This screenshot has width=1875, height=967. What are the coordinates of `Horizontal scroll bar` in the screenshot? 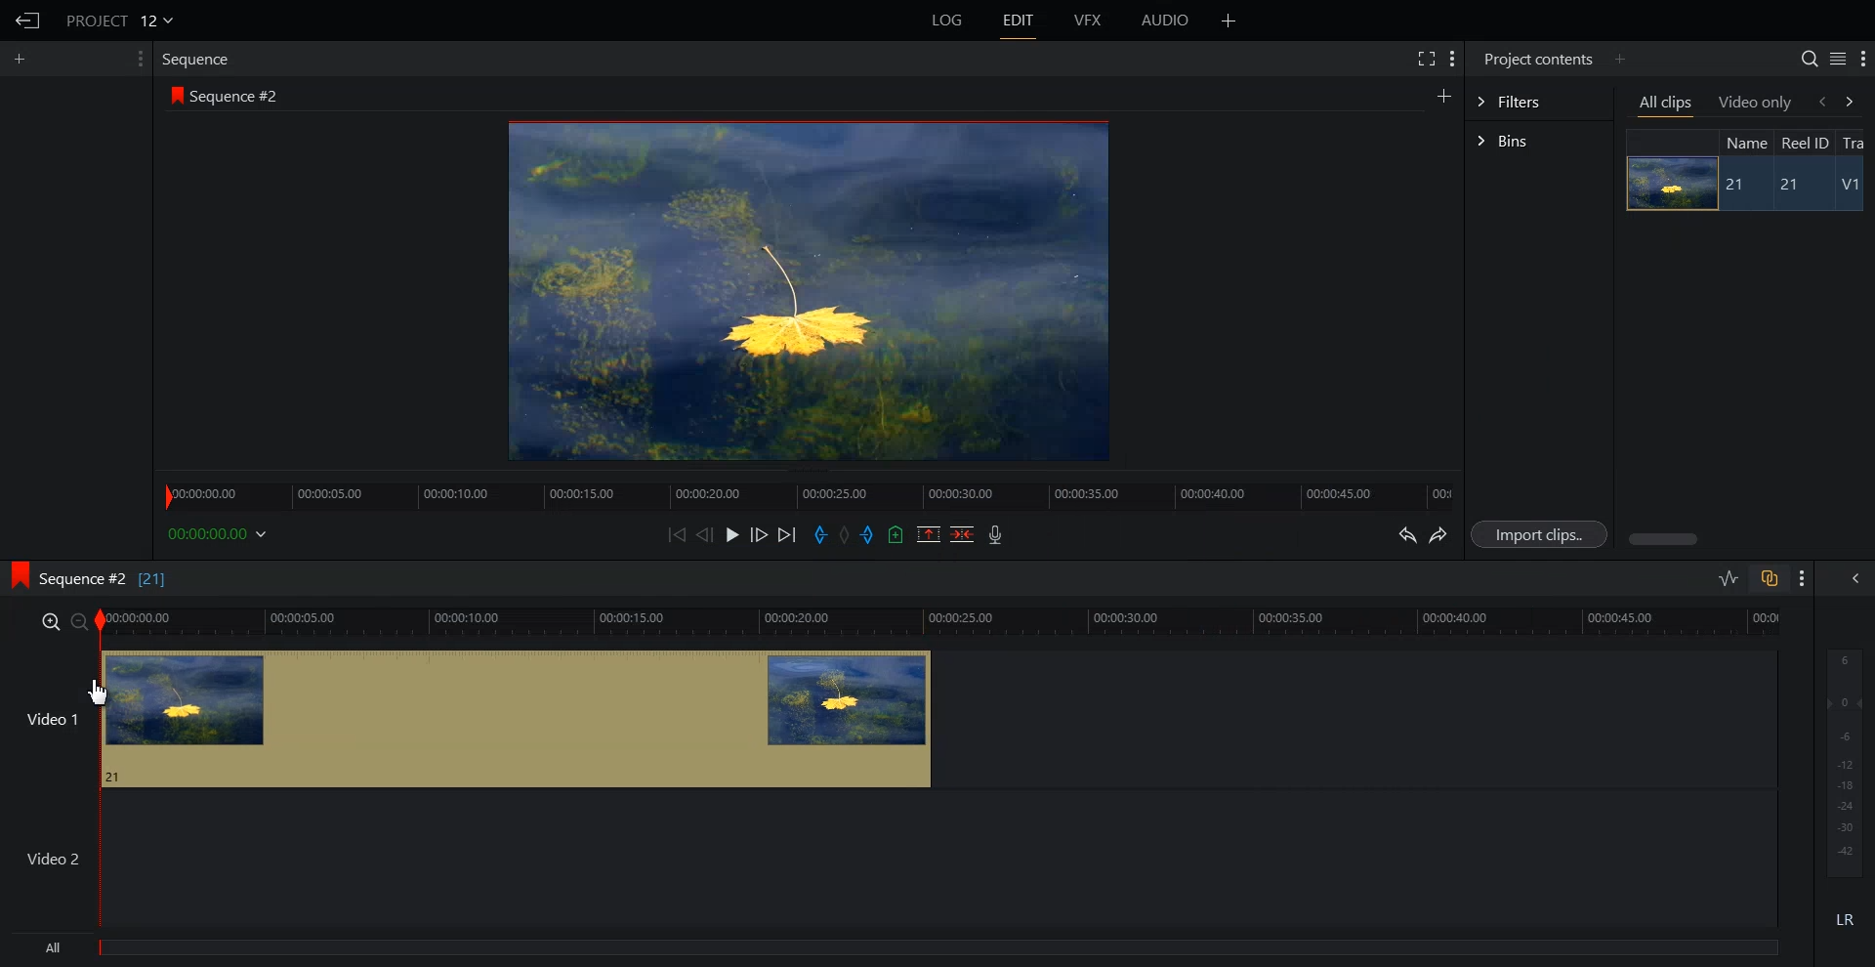 It's located at (1666, 539).